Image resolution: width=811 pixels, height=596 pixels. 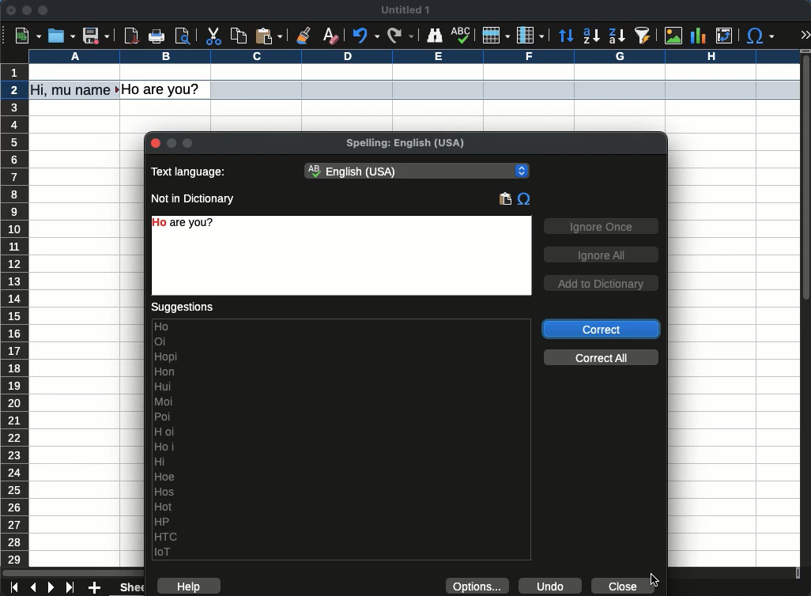 I want to click on new, so click(x=28, y=36).